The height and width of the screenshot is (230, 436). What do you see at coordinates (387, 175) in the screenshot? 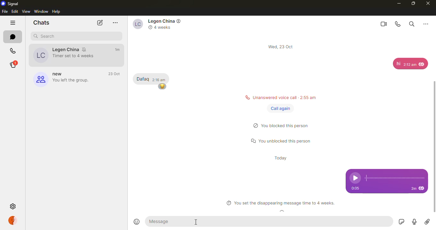
I see `voice message` at bounding box center [387, 175].